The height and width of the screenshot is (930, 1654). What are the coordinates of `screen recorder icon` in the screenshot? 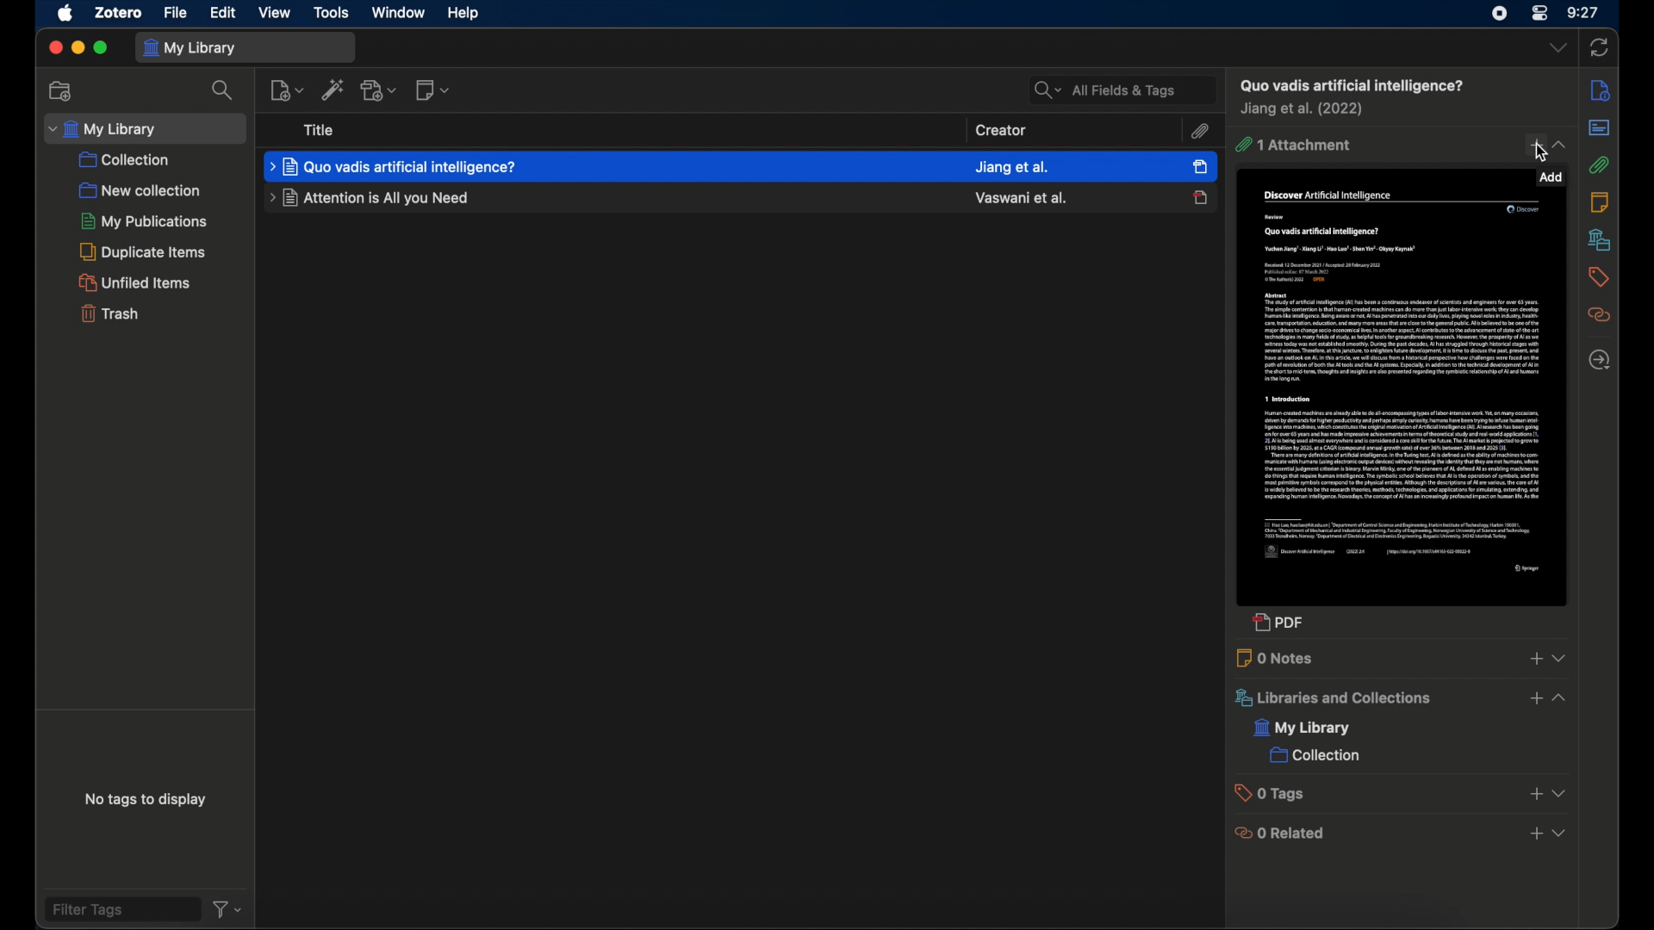 It's located at (1495, 14).